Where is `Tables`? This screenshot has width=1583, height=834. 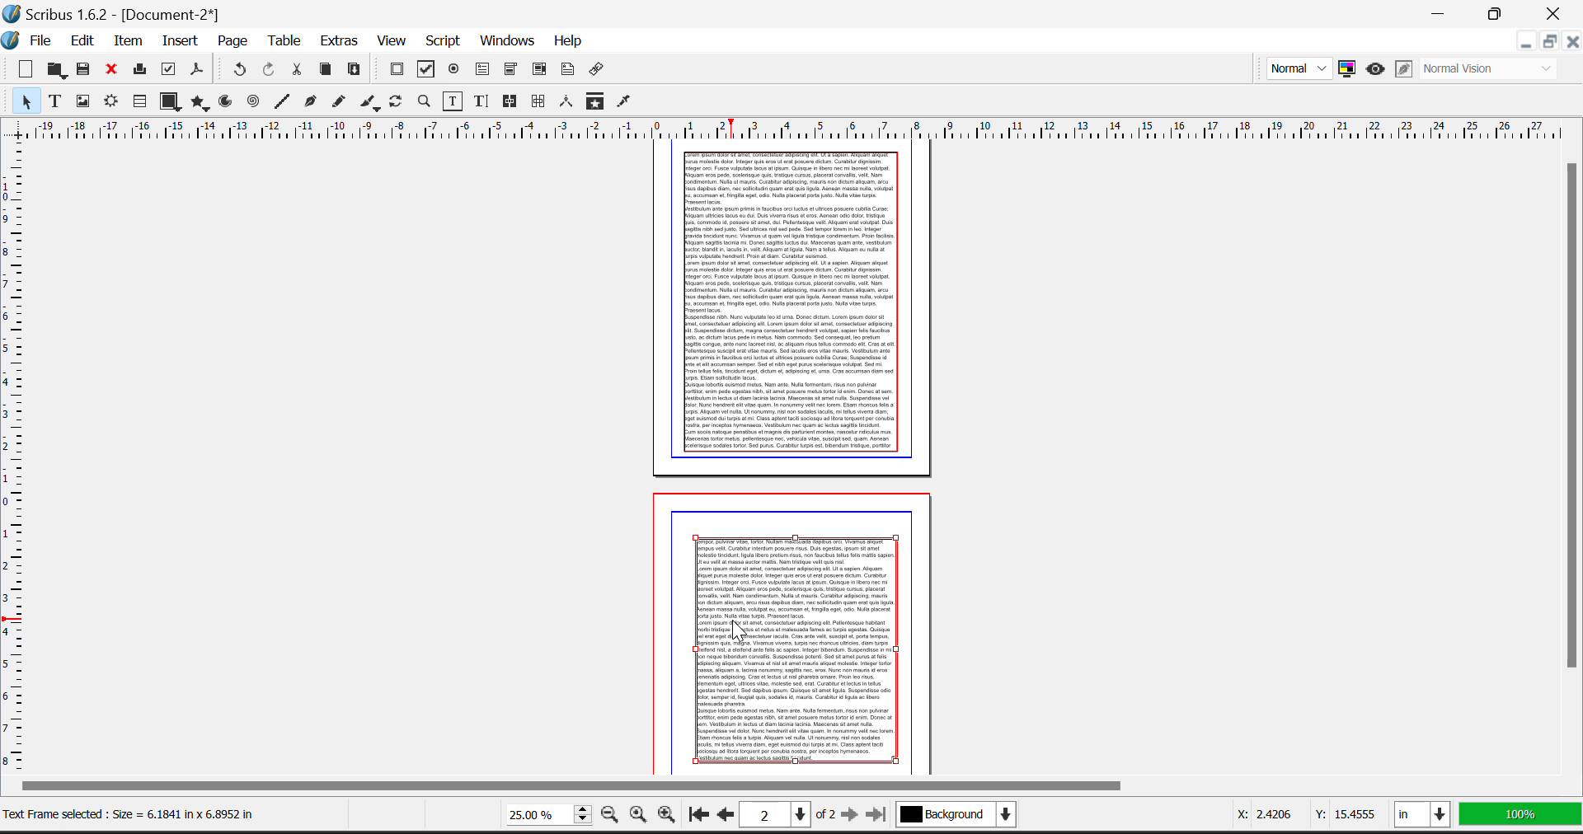 Tables is located at coordinates (139, 102).